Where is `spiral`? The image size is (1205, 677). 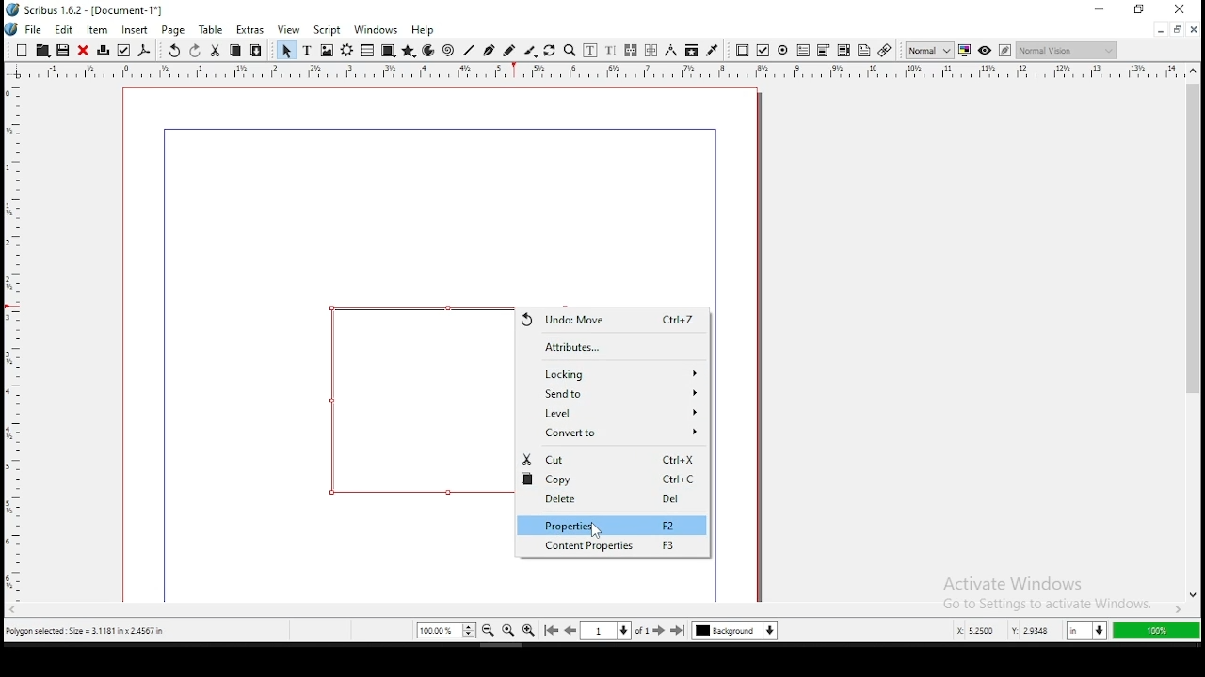
spiral is located at coordinates (448, 51).